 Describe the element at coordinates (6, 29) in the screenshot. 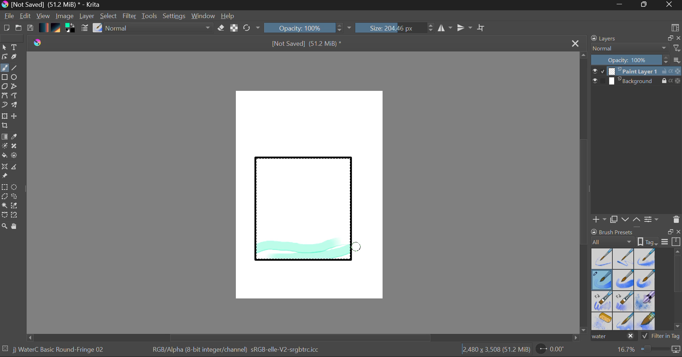

I see `New` at that location.